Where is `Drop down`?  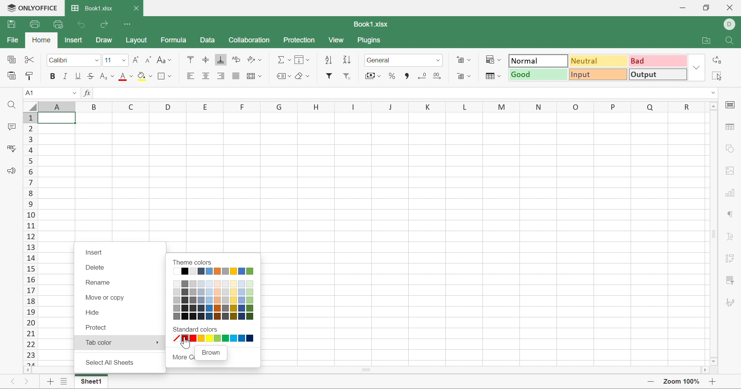
Drop down is located at coordinates (440, 61).